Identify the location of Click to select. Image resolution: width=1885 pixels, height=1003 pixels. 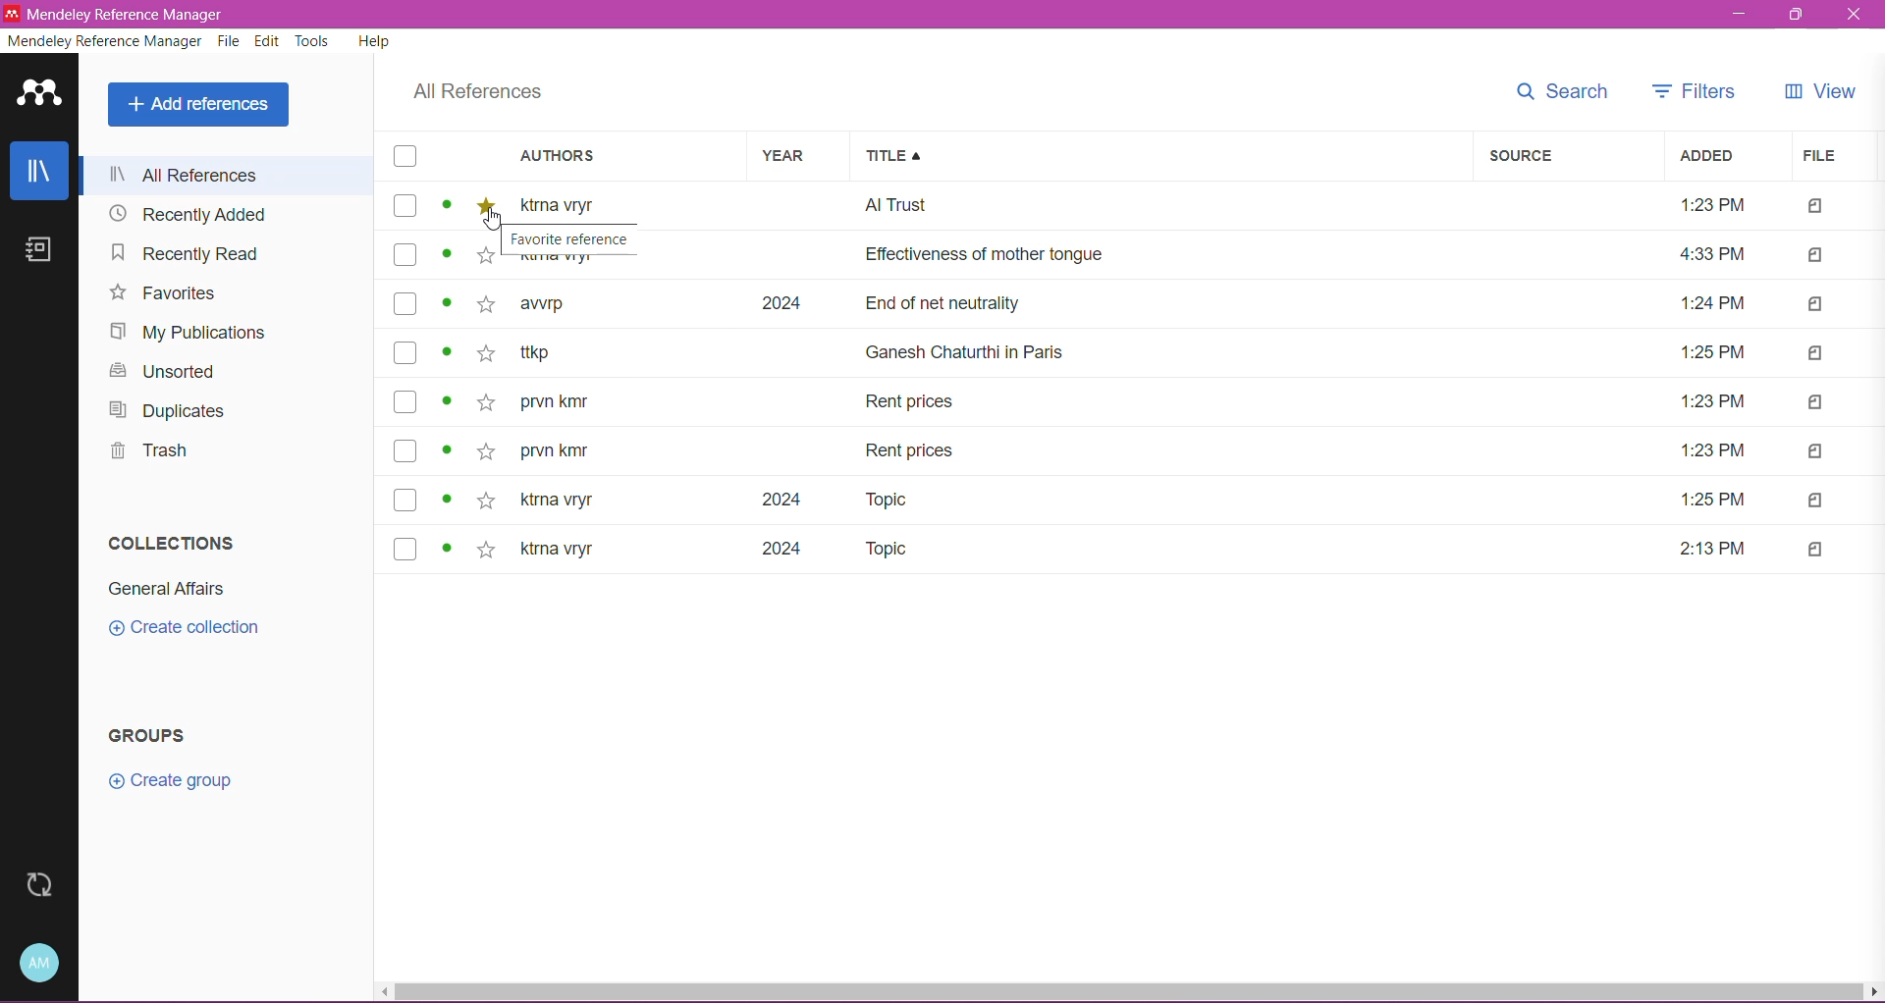
(405, 500).